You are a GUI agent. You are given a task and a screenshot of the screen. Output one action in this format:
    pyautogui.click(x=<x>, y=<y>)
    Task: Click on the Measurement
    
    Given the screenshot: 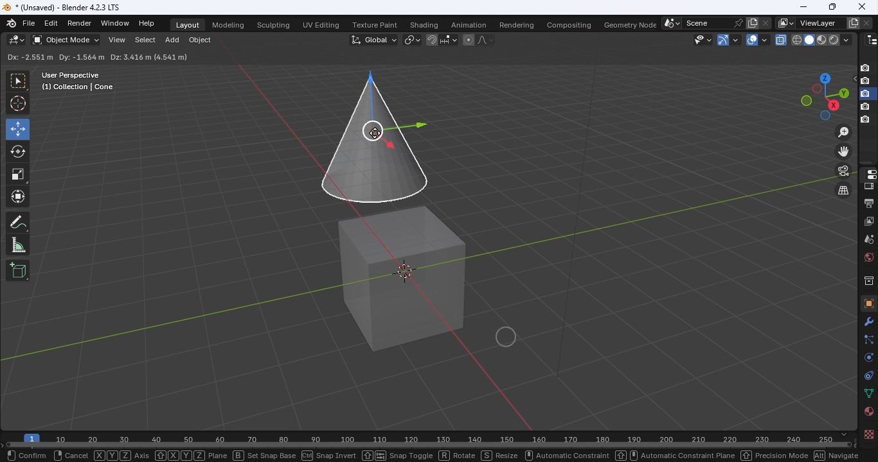 What is the action you would take?
    pyautogui.click(x=18, y=246)
    